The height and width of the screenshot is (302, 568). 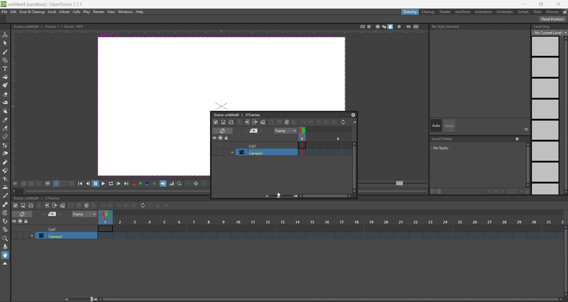 What do you see at coordinates (5, 52) in the screenshot?
I see `brush tool` at bounding box center [5, 52].